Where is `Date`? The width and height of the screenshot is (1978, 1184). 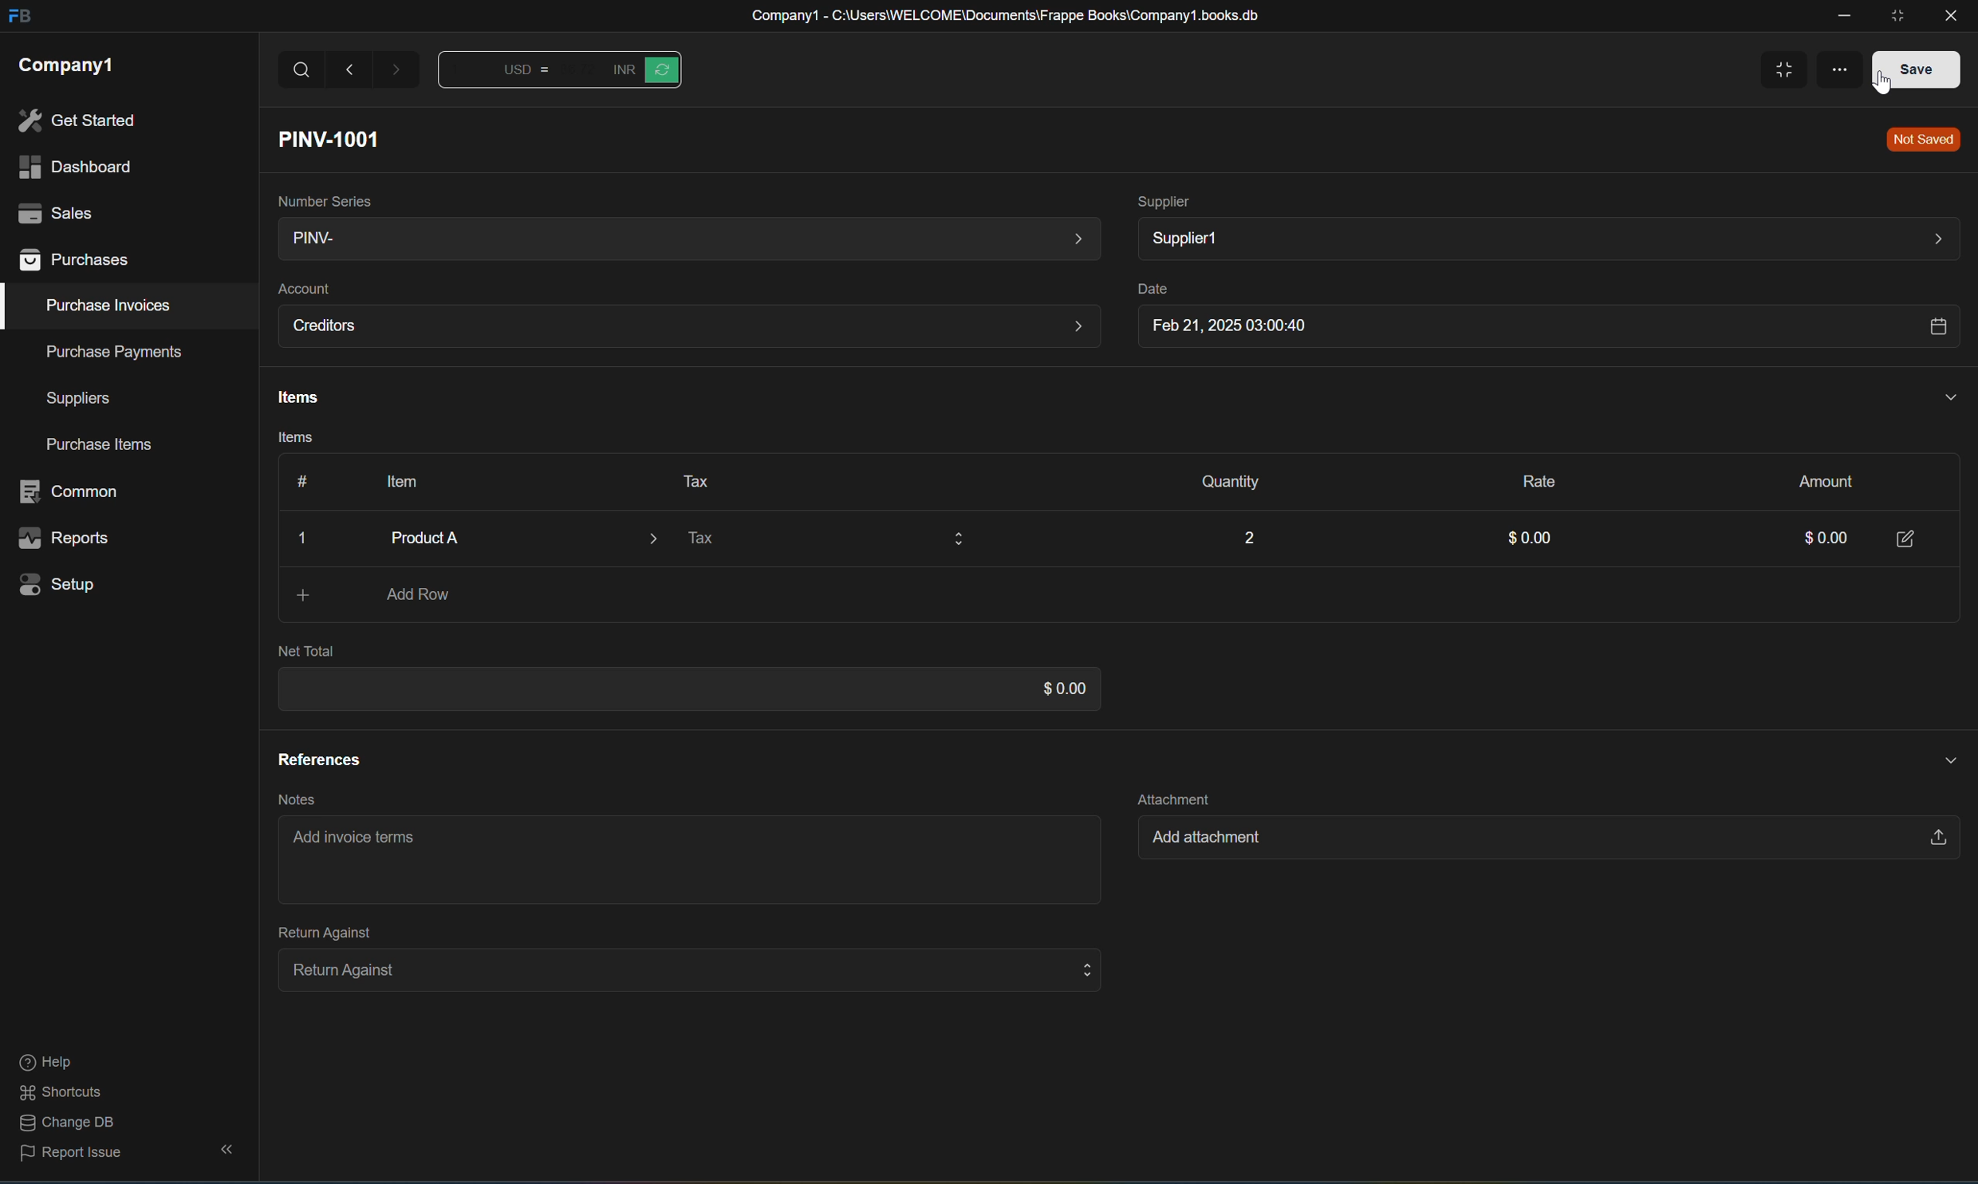
Date is located at coordinates (1148, 290).